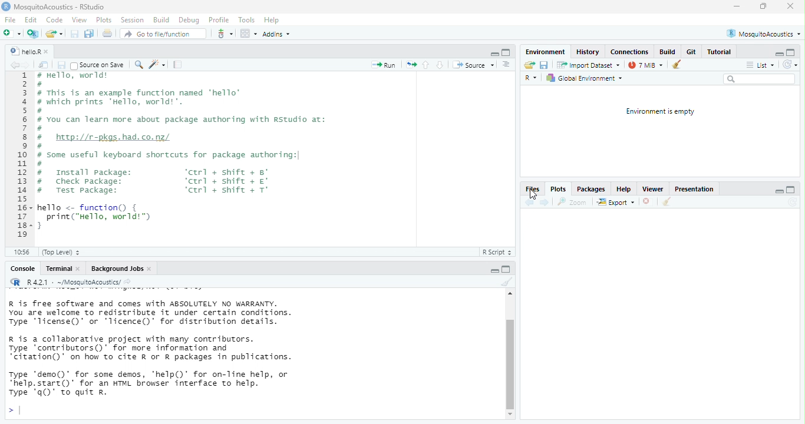 This screenshot has width=805, height=424. What do you see at coordinates (117, 269) in the screenshot?
I see `‘Background Jobs` at bounding box center [117, 269].